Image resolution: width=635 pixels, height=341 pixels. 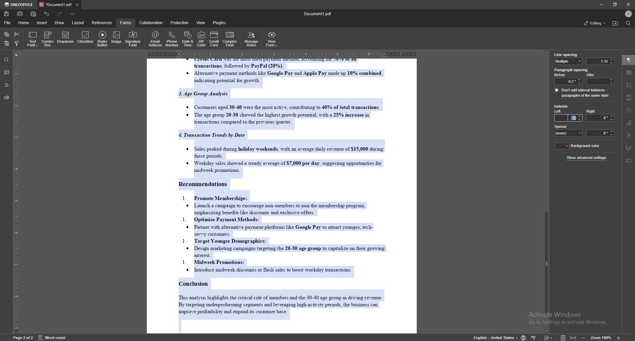 What do you see at coordinates (25, 23) in the screenshot?
I see `home` at bounding box center [25, 23].